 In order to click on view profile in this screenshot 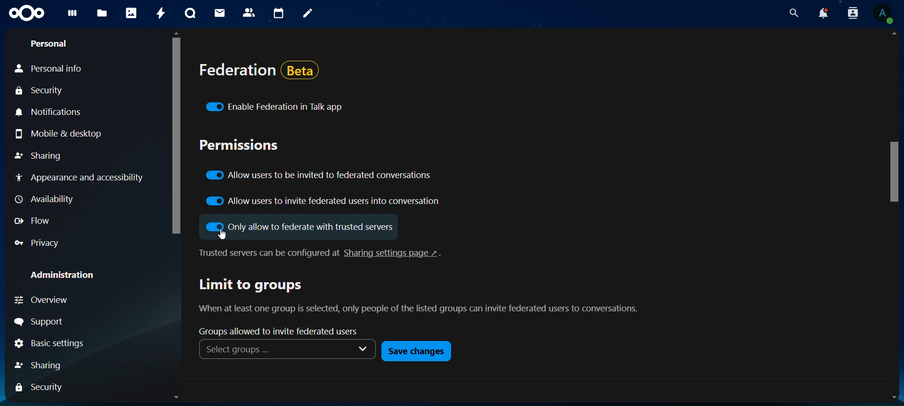, I will do `click(884, 14)`.